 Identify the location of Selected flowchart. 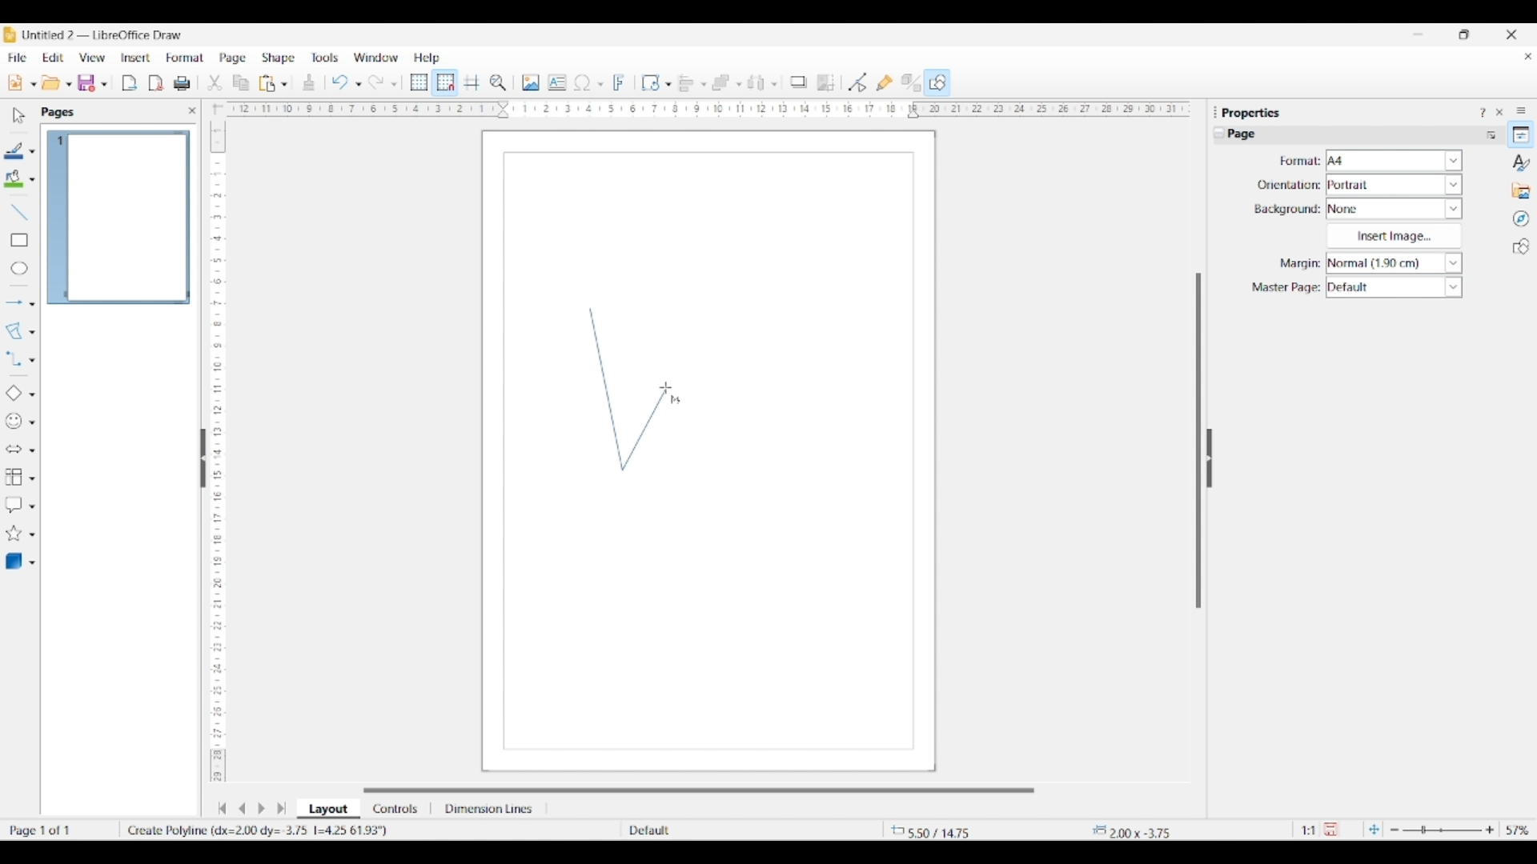
(14, 478).